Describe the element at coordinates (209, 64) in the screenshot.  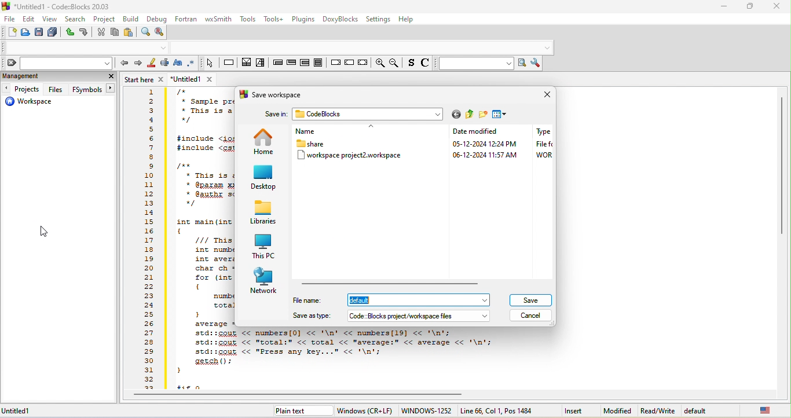
I see `select` at that location.